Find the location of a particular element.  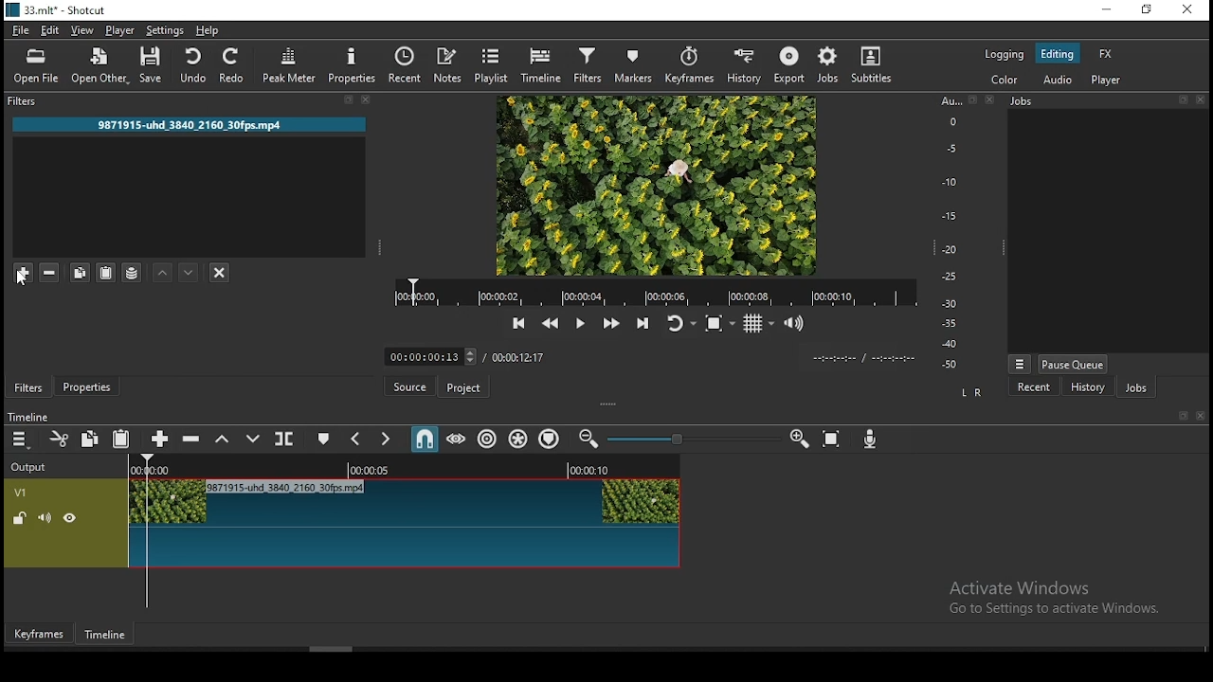

zoom slider is located at coordinates (693, 439).